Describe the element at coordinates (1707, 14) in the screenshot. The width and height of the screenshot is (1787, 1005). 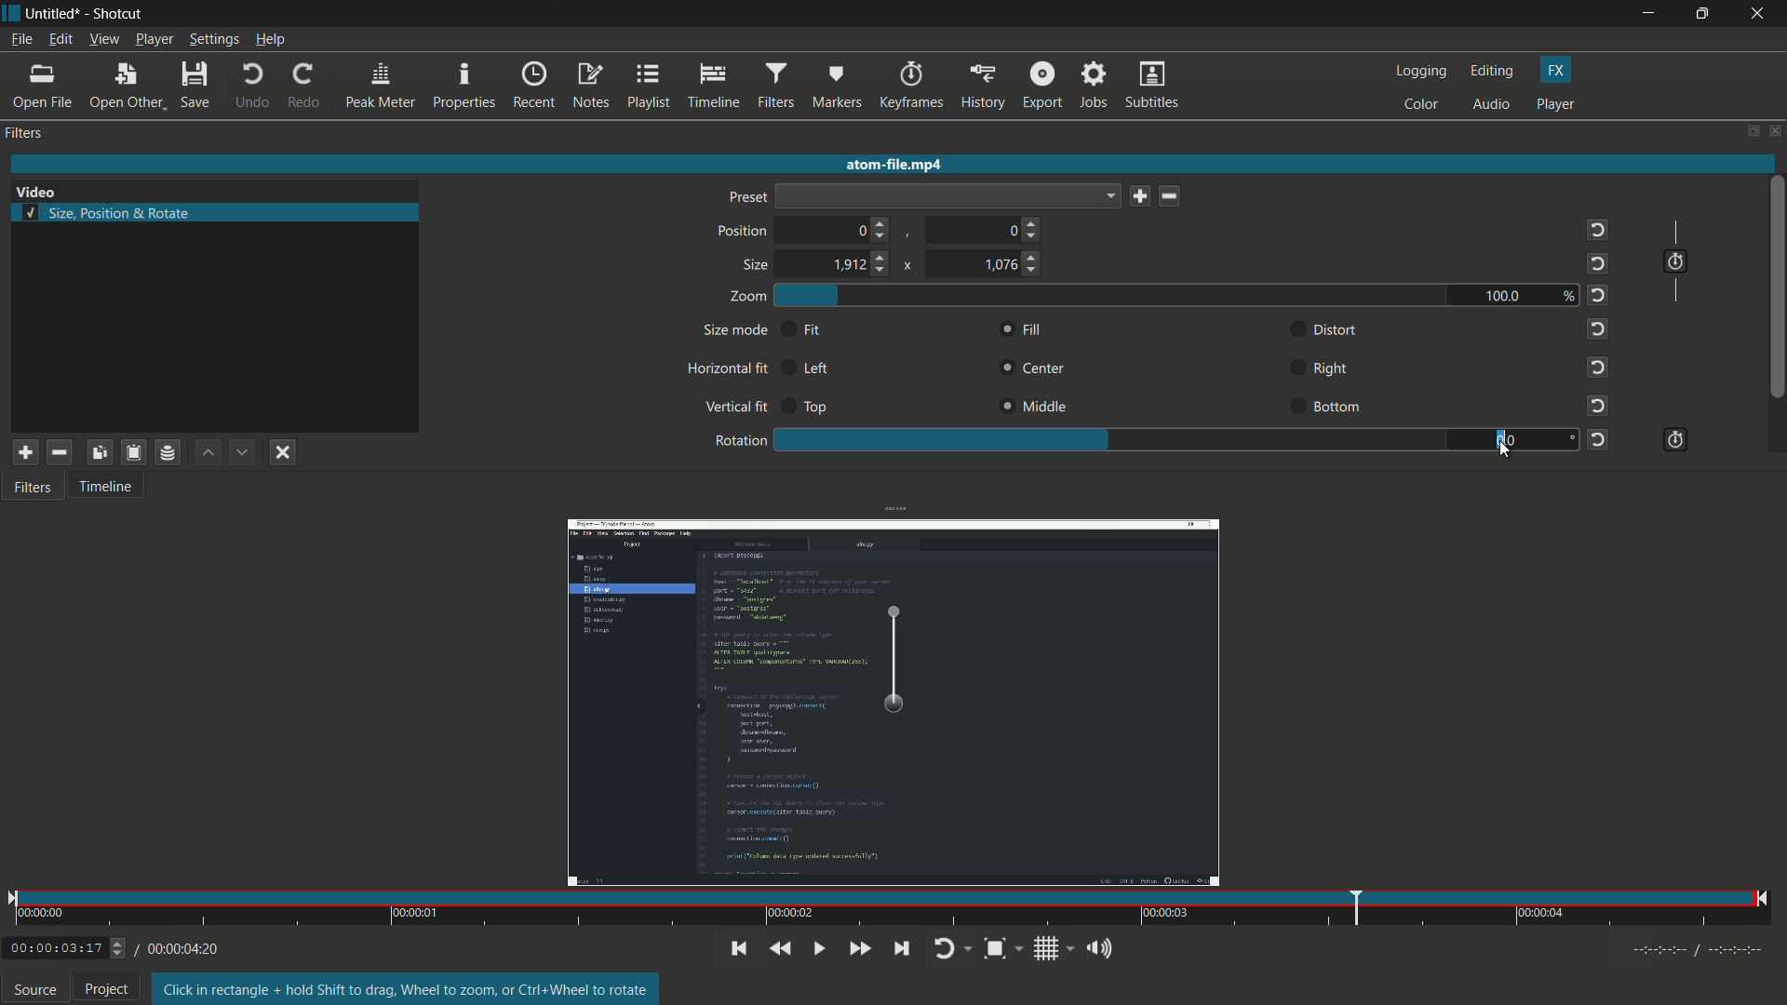
I see `maximize` at that location.